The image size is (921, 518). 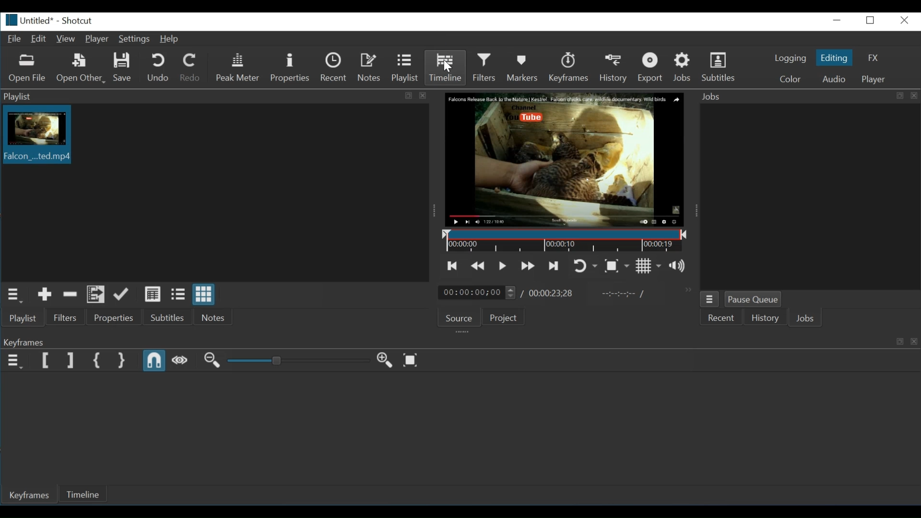 I want to click on Toggle zoom, so click(x=616, y=266).